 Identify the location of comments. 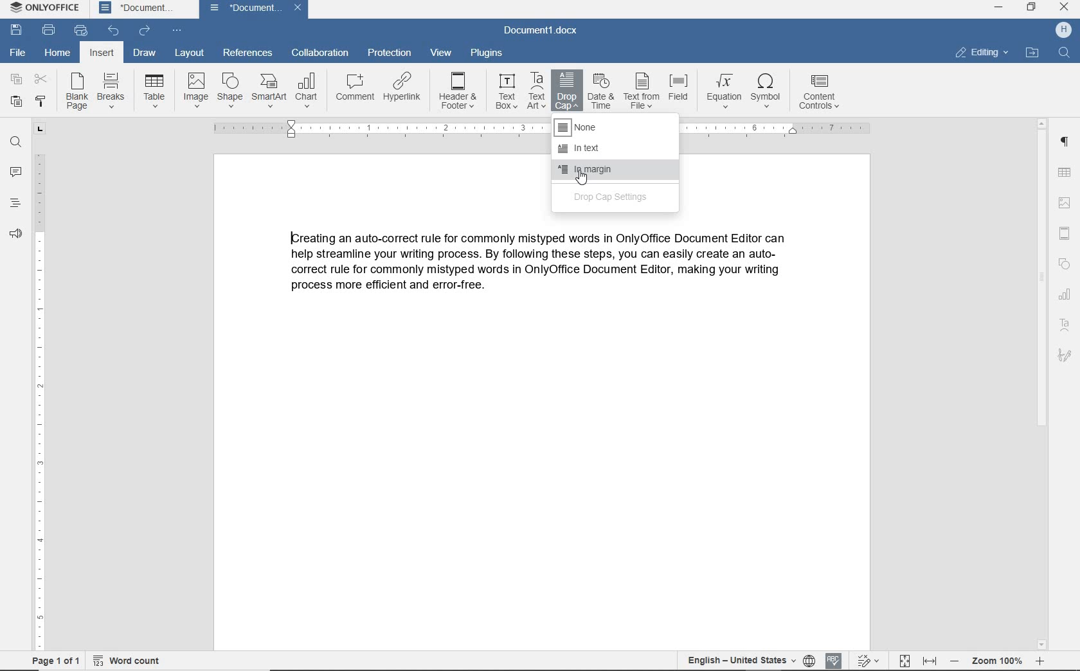
(14, 172).